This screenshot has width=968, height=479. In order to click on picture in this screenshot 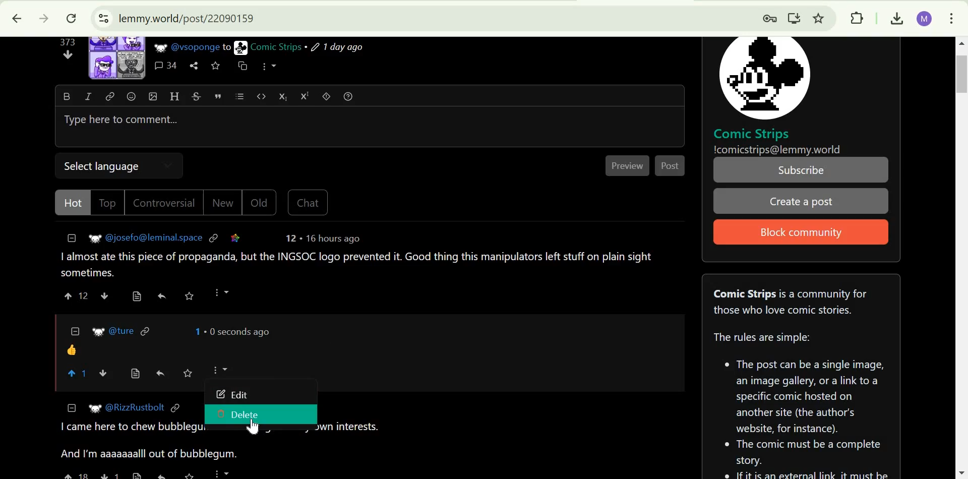, I will do `click(91, 239)`.